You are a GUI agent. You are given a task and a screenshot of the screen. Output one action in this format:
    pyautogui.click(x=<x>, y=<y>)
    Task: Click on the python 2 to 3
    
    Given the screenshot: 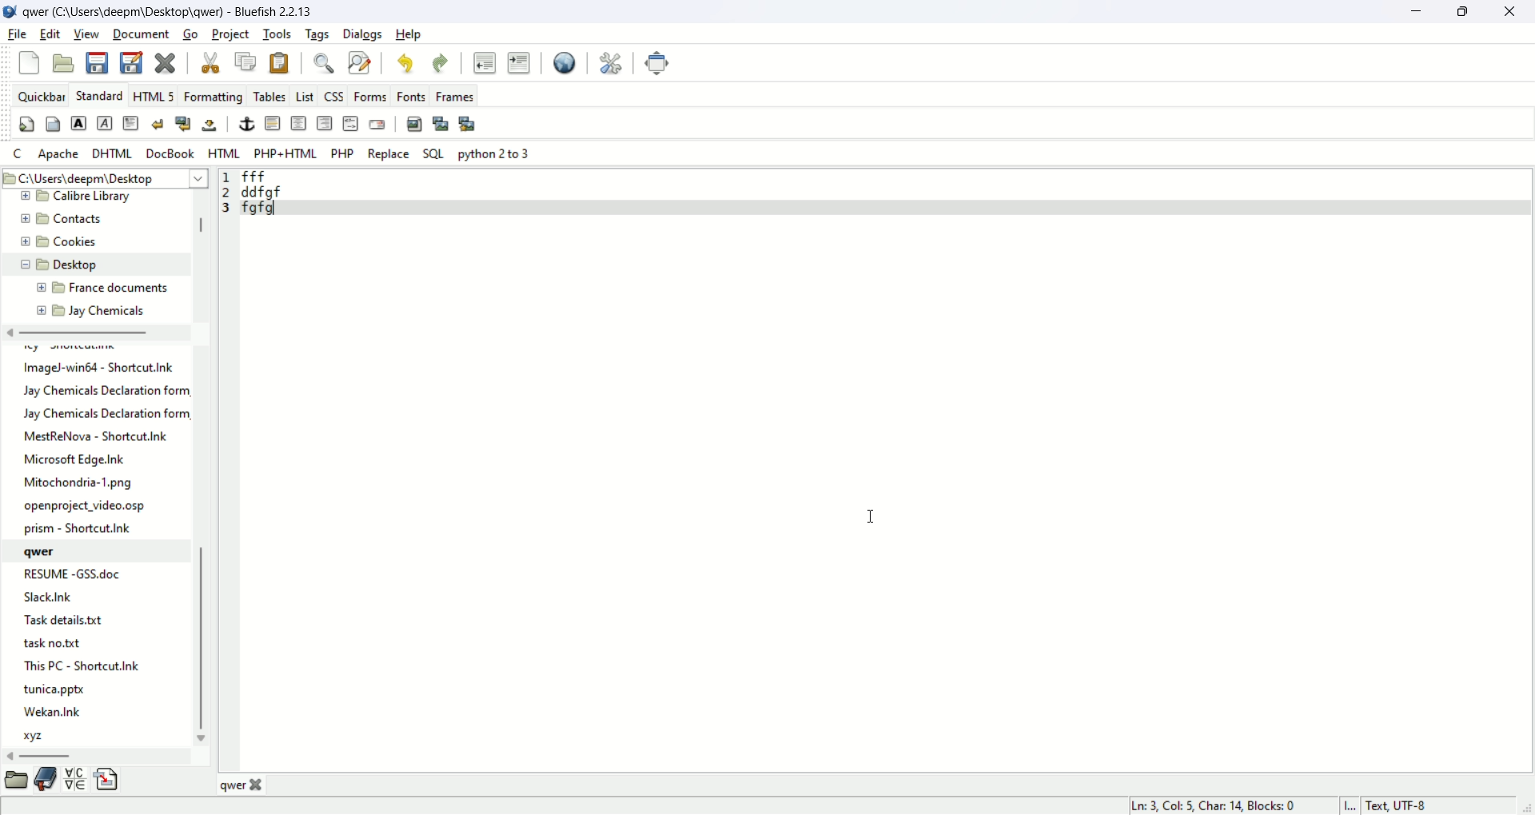 What is the action you would take?
    pyautogui.click(x=493, y=153)
    